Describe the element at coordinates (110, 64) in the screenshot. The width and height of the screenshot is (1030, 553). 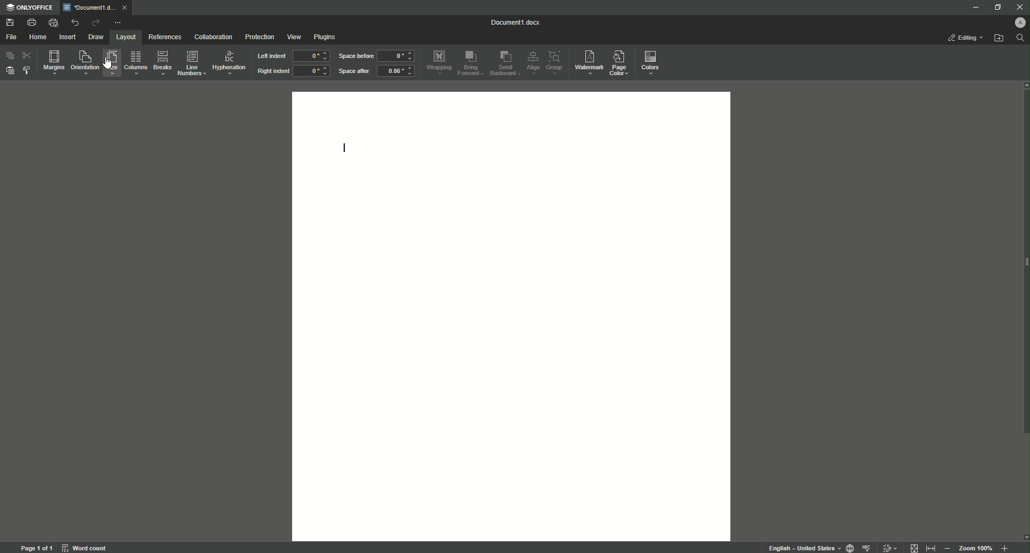
I see `Size` at that location.